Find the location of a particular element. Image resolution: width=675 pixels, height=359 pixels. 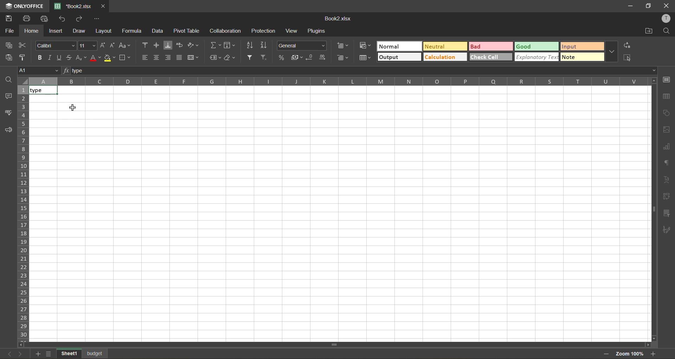

delete cells is located at coordinates (344, 58).